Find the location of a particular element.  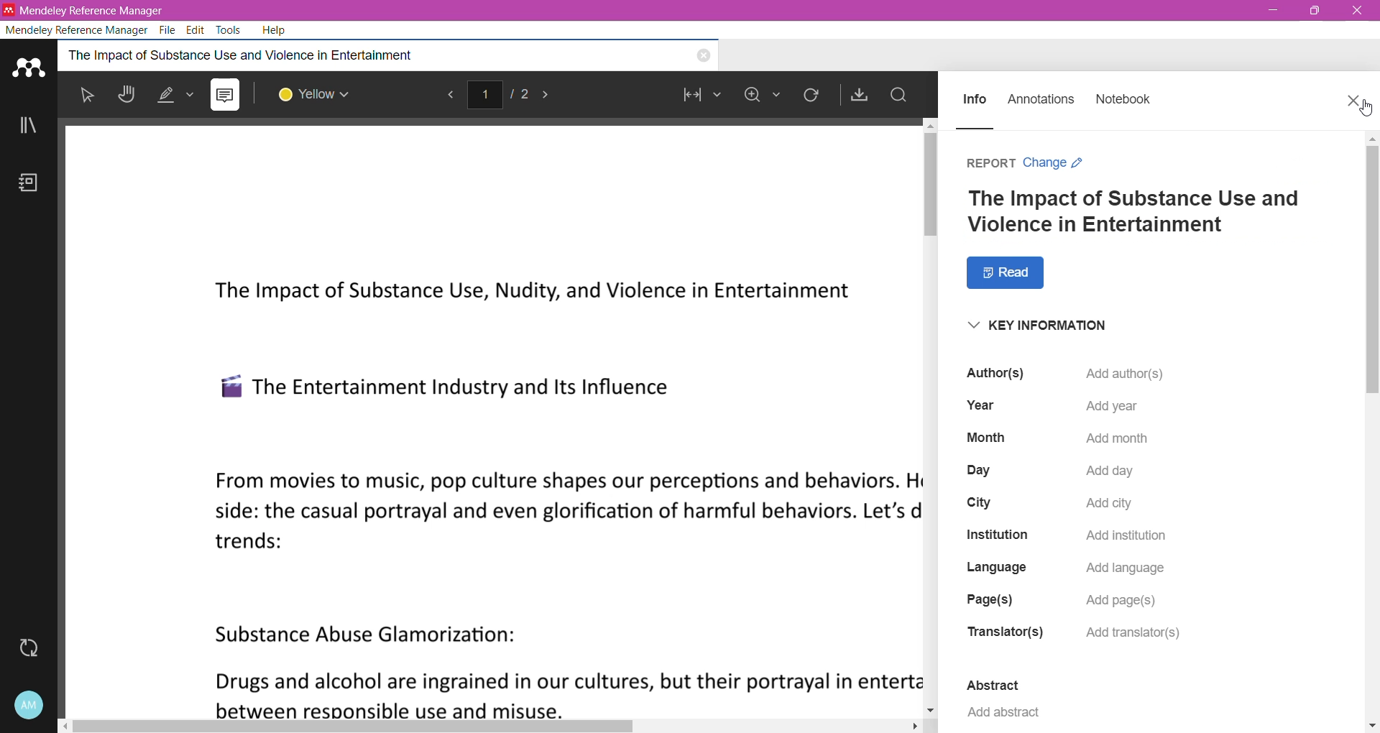

Click to add abstract is located at coordinates (1131, 373).